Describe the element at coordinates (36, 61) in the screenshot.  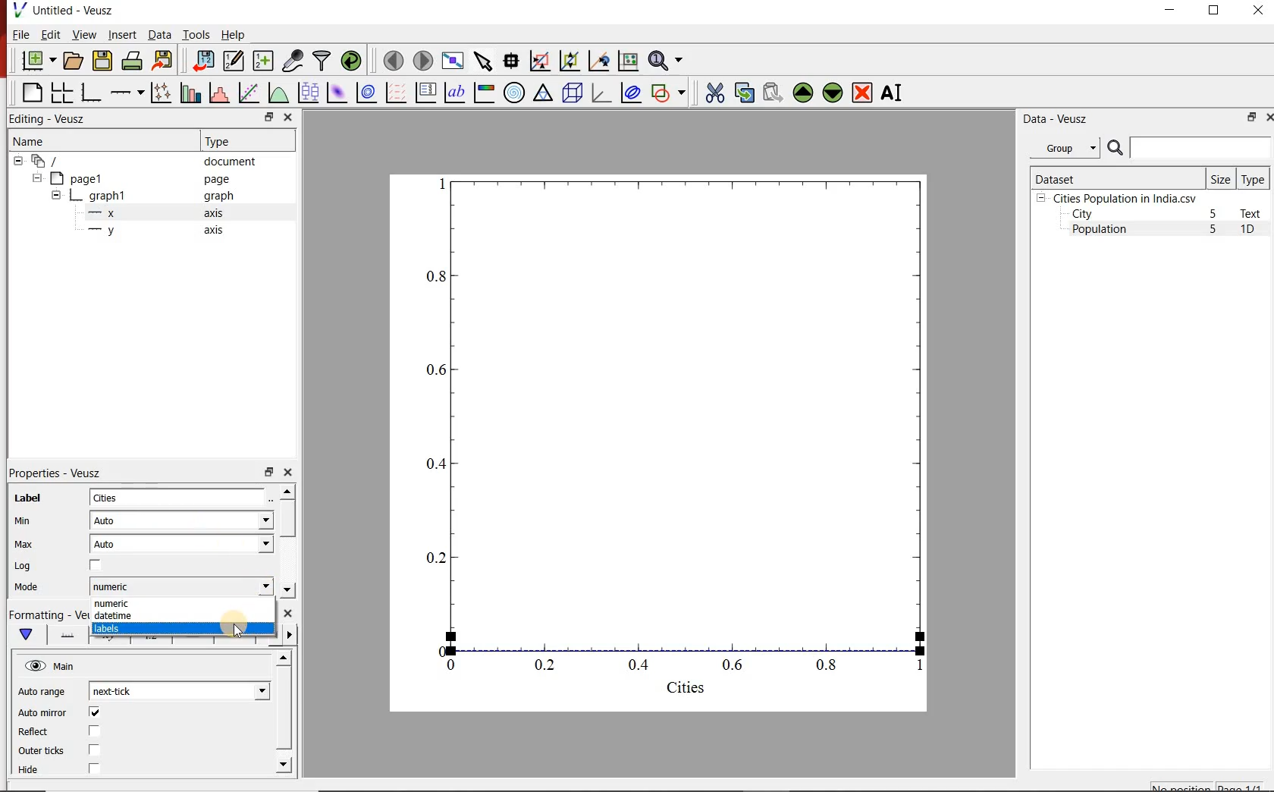
I see `new document` at that location.